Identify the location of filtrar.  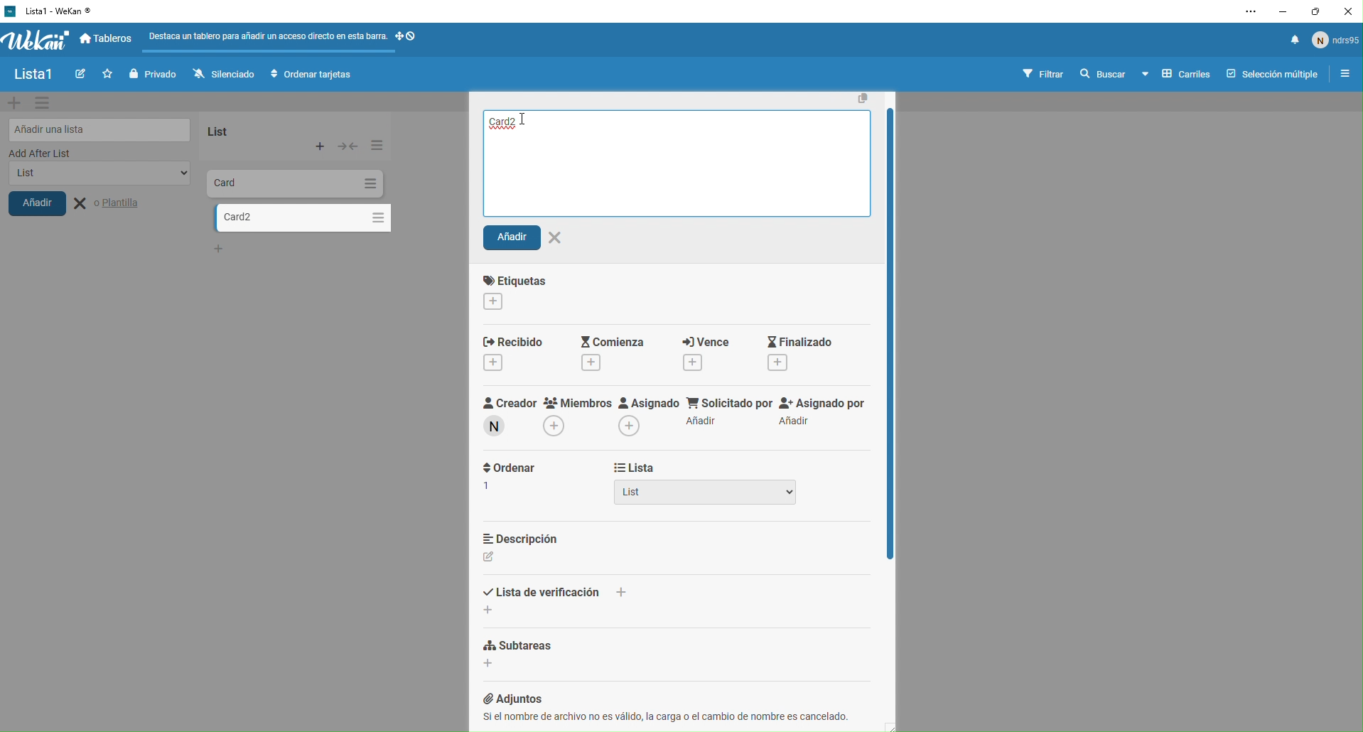
(1045, 73).